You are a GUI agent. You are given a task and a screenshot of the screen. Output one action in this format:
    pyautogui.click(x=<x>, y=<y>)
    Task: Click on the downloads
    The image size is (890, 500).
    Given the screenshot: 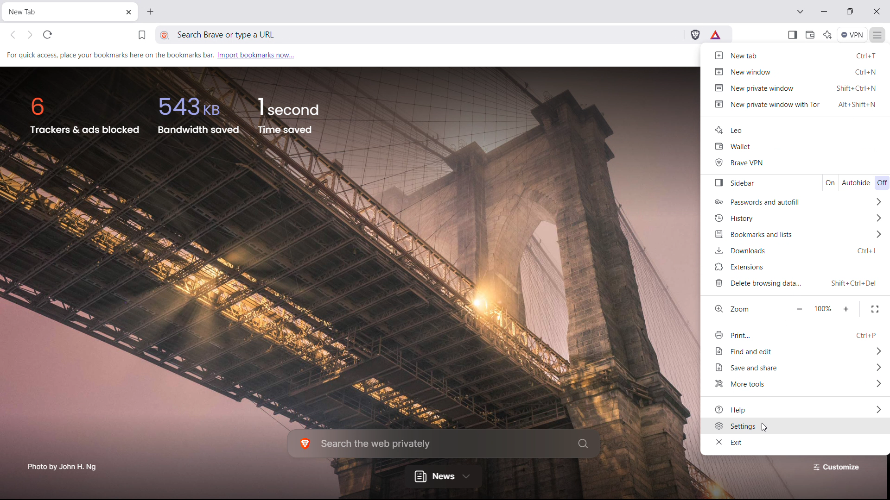 What is the action you would take?
    pyautogui.click(x=795, y=251)
    